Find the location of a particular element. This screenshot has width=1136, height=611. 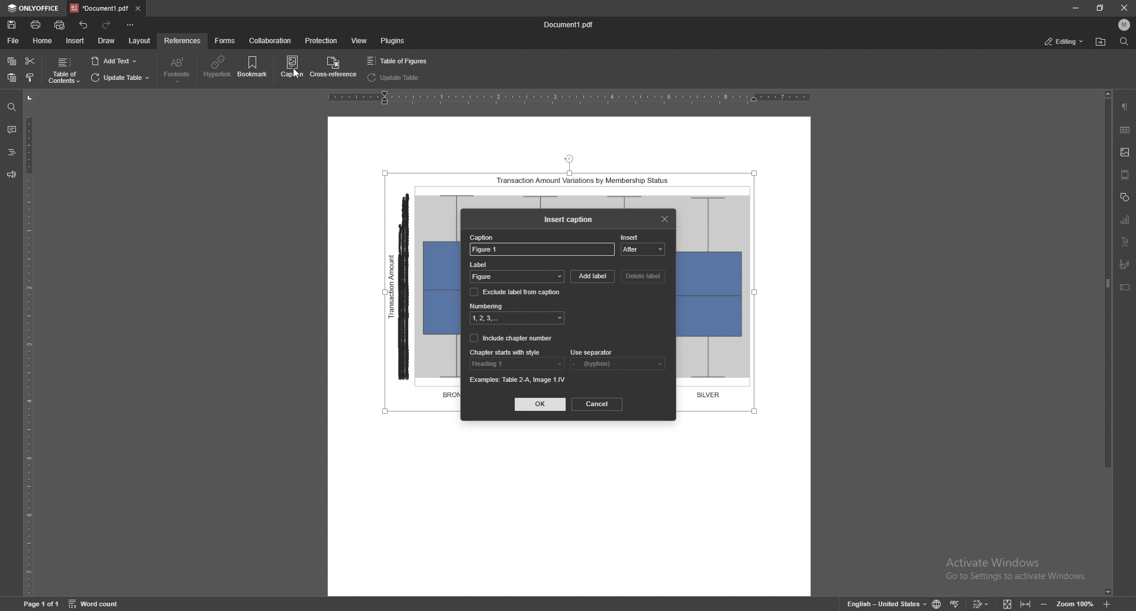

image is located at coordinates (1126, 152).